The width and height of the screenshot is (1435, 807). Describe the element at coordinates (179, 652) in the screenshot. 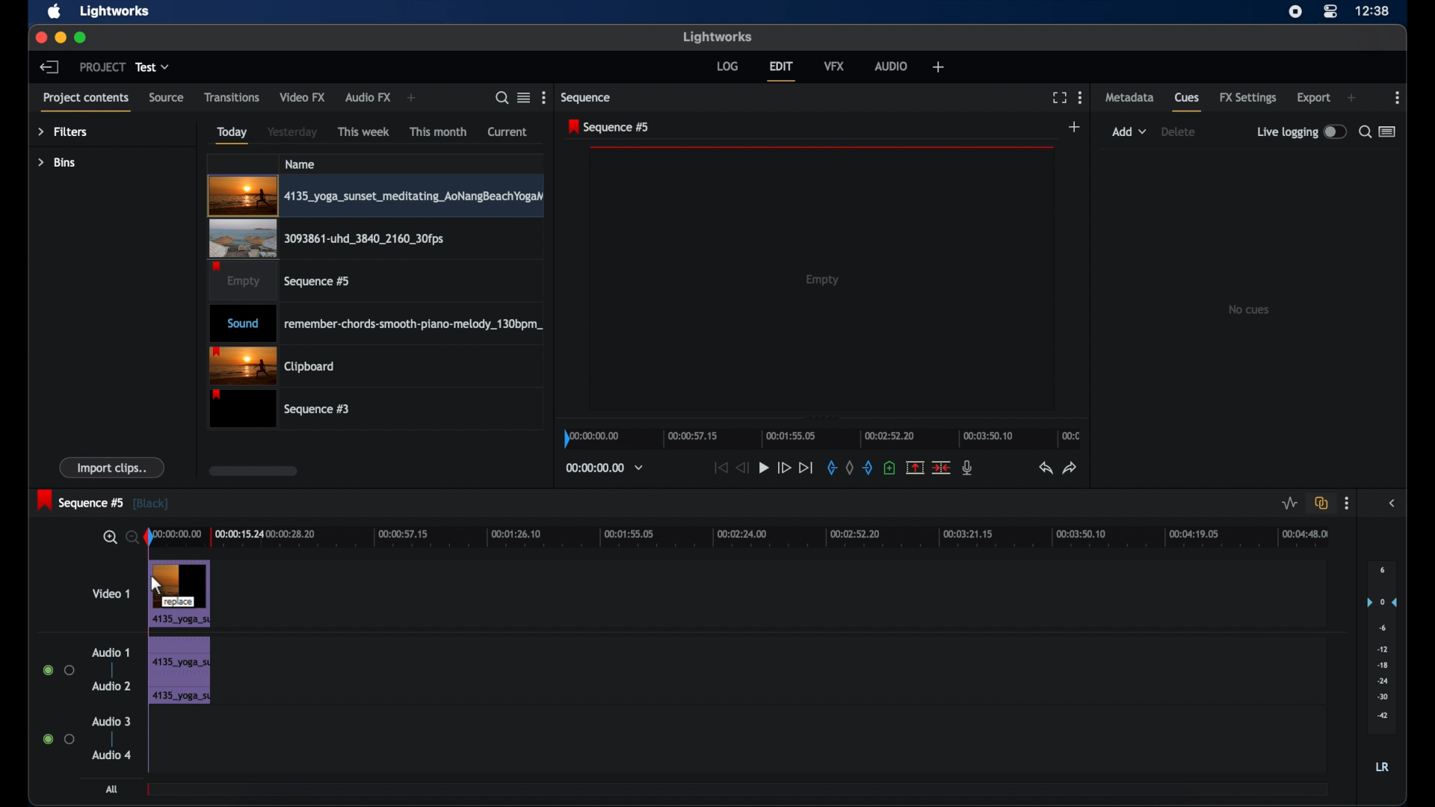

I see `audio clip` at that location.